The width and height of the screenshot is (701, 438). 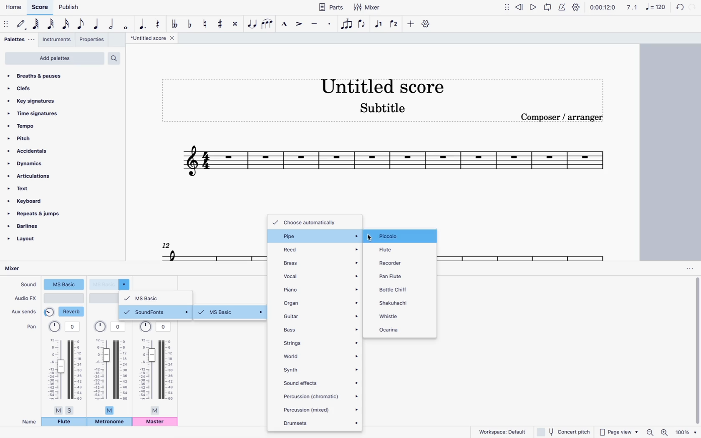 What do you see at coordinates (44, 189) in the screenshot?
I see `text` at bounding box center [44, 189].